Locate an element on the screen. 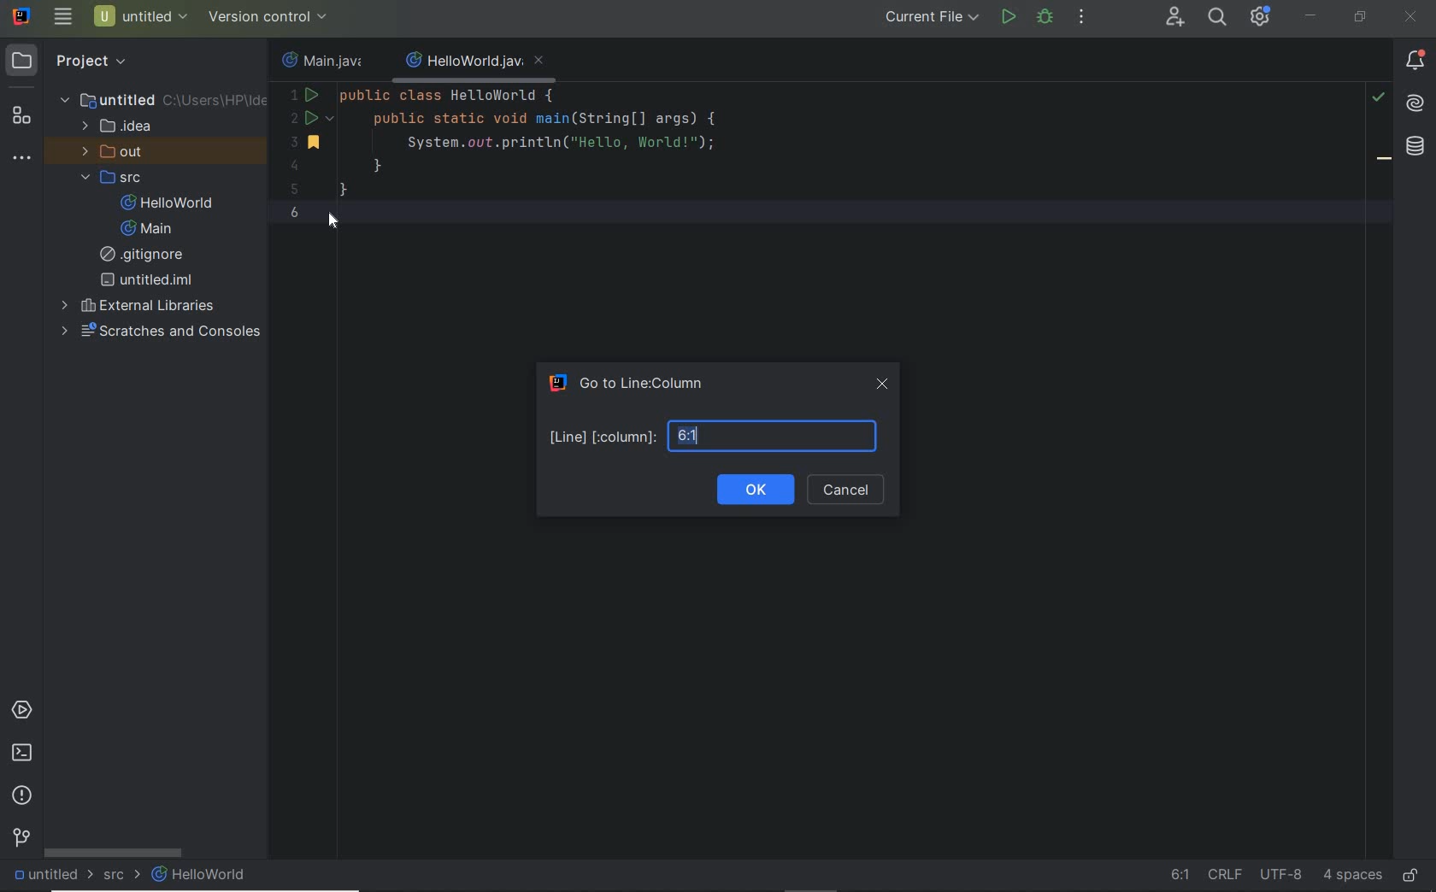 This screenshot has height=892, width=1436. HelloWorld is located at coordinates (201, 875).